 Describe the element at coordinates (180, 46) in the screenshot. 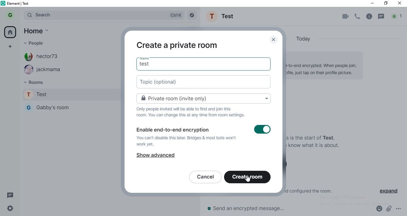

I see `create a private room` at that location.